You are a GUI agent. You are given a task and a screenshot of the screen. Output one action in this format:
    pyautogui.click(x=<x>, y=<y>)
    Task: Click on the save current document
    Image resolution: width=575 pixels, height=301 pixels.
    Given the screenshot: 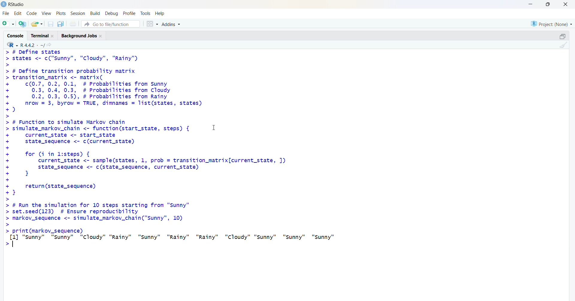 What is the action you would take?
    pyautogui.click(x=51, y=24)
    